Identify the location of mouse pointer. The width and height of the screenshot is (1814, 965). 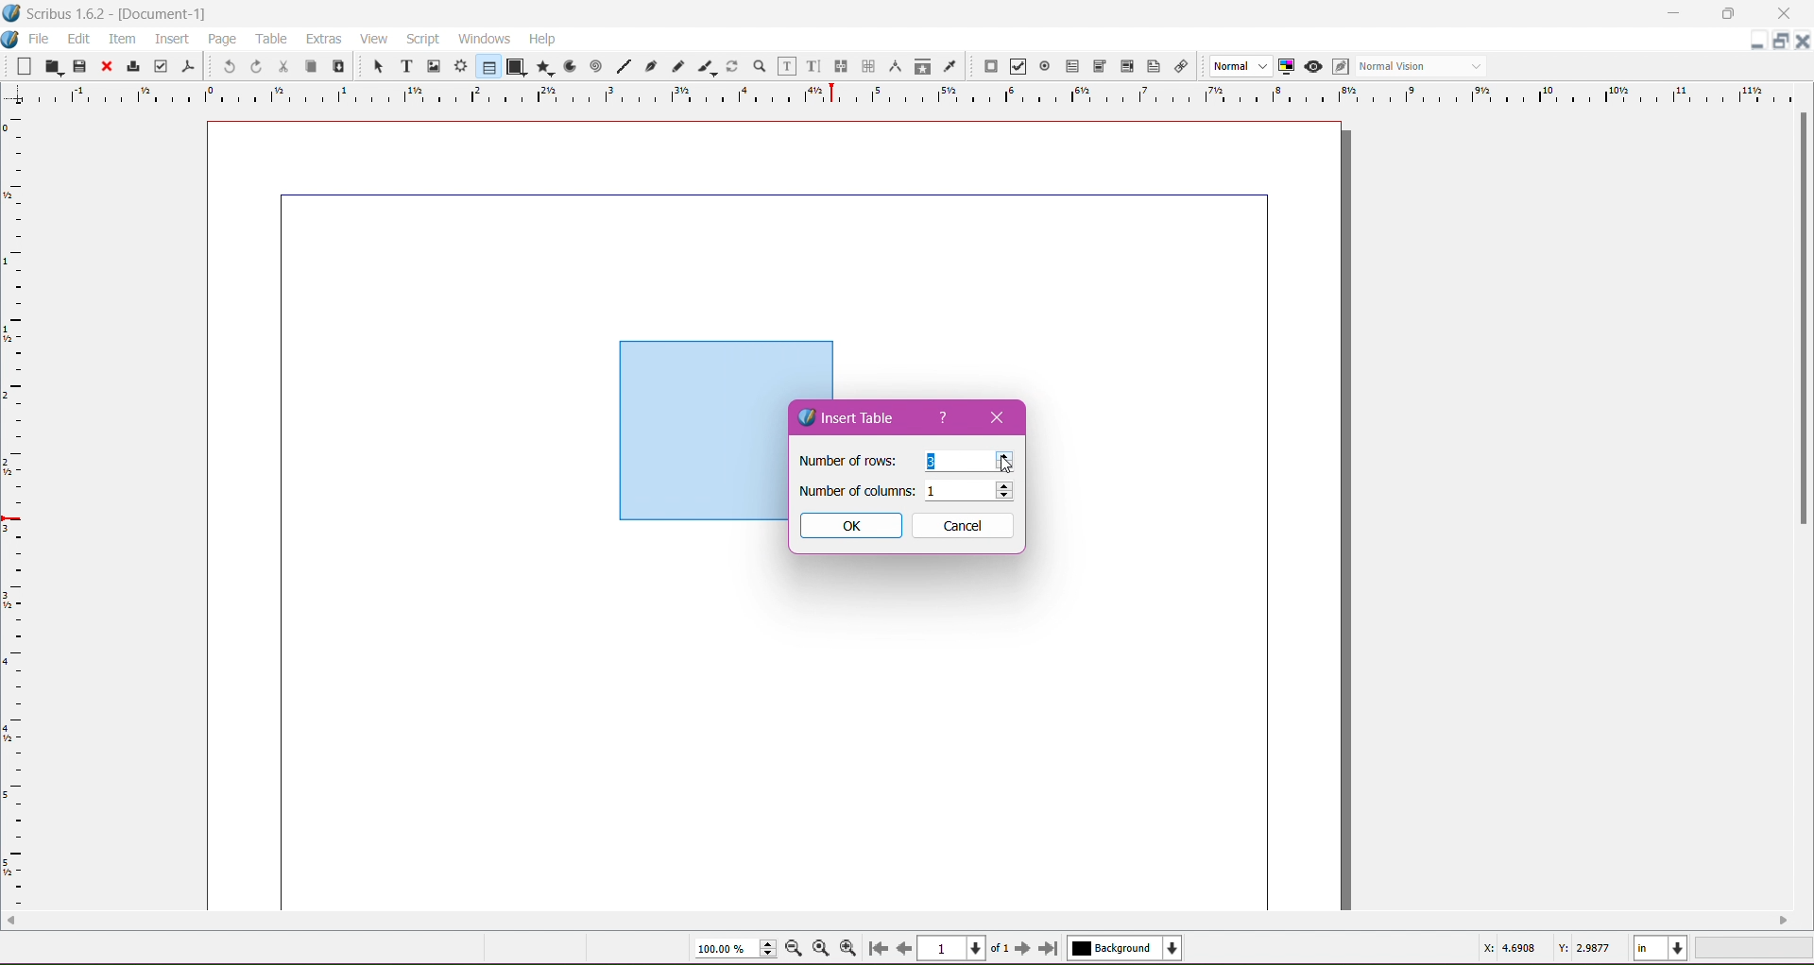
(1006, 464).